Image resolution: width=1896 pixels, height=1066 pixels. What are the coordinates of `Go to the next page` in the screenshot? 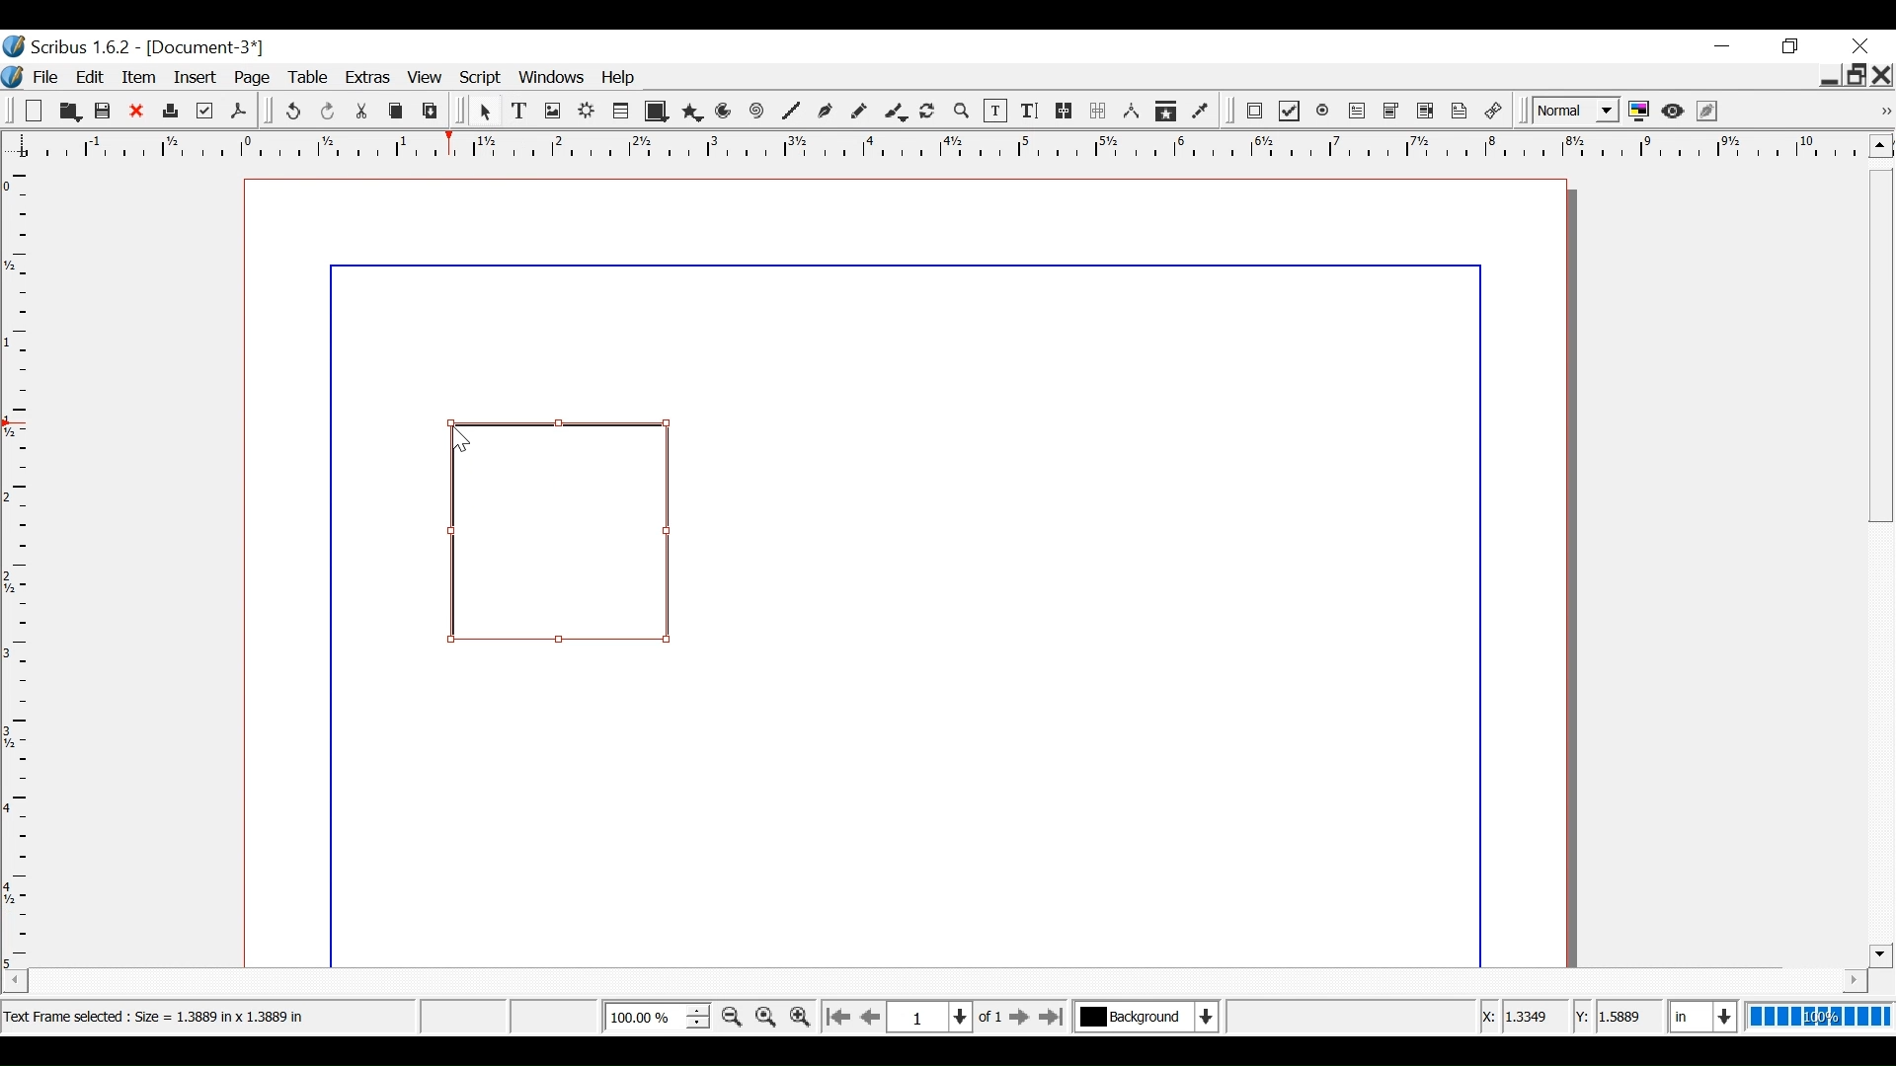 It's located at (1018, 1017).